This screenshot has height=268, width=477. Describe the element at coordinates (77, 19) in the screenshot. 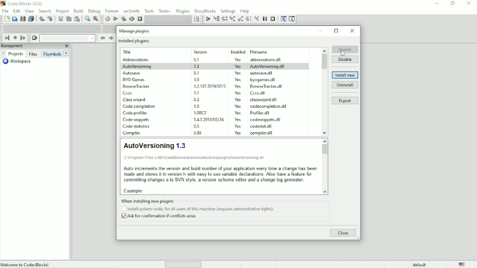

I see `Paste` at that location.